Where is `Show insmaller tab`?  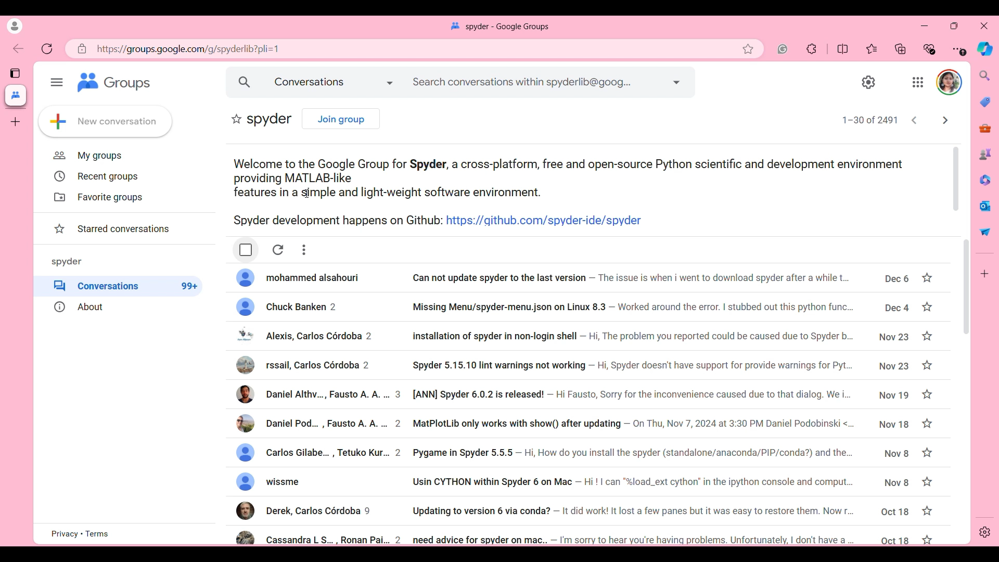 Show insmaller tab is located at coordinates (954, 26).